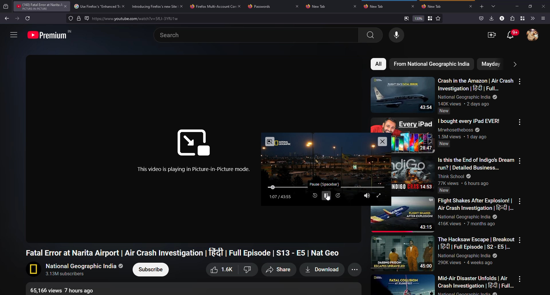 Image resolution: width=550 pixels, height=295 pixels. What do you see at coordinates (356, 270) in the screenshot?
I see `more` at bounding box center [356, 270].